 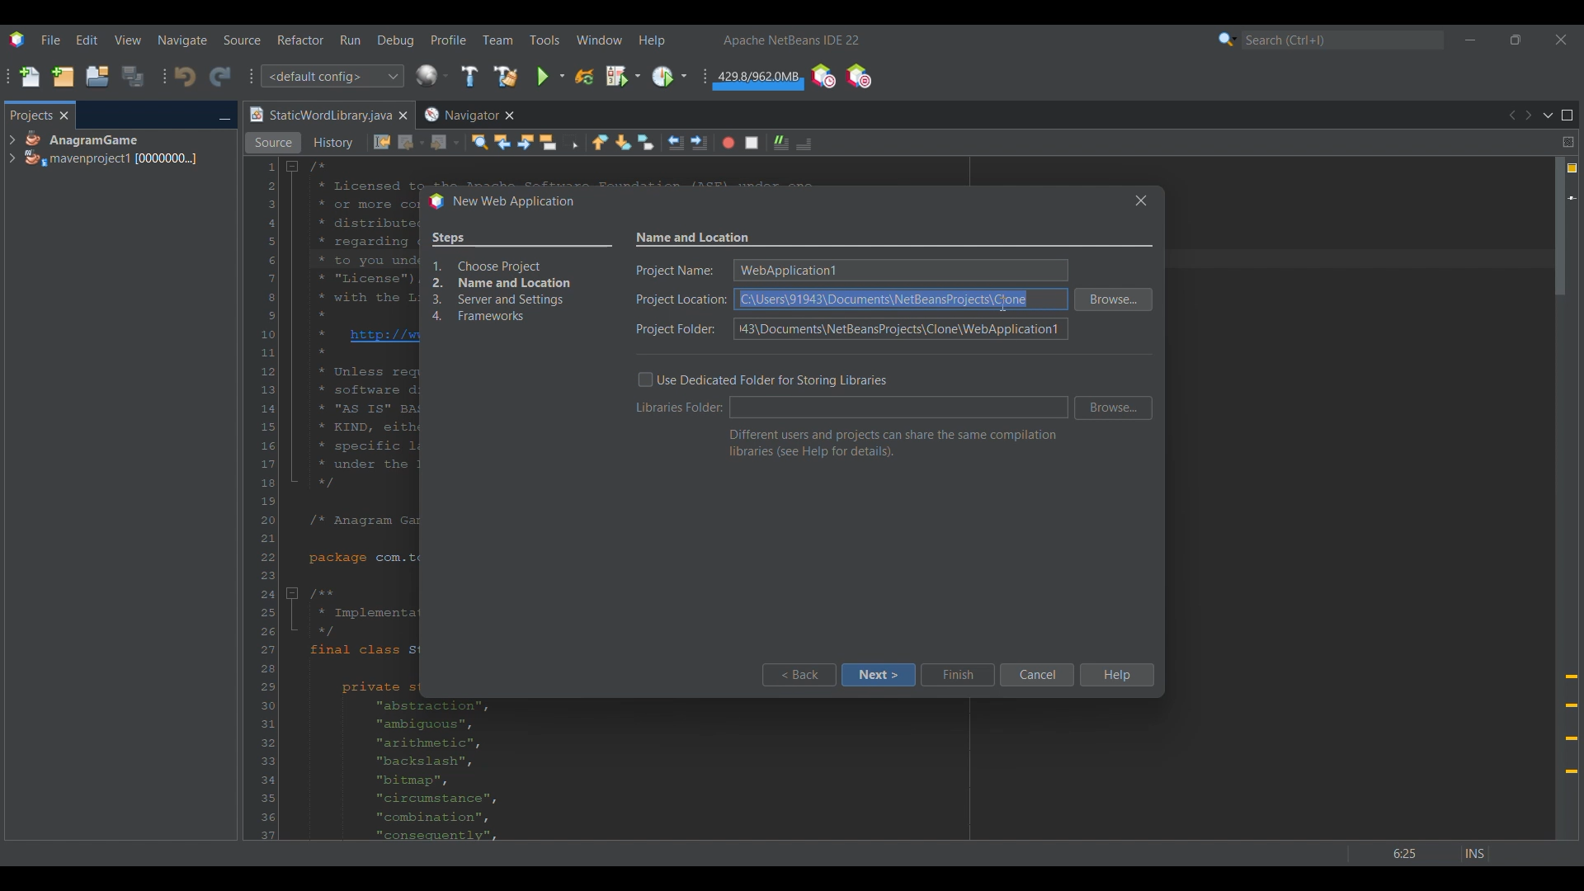 What do you see at coordinates (623, 143) in the screenshot?
I see `Next bookmark` at bounding box center [623, 143].